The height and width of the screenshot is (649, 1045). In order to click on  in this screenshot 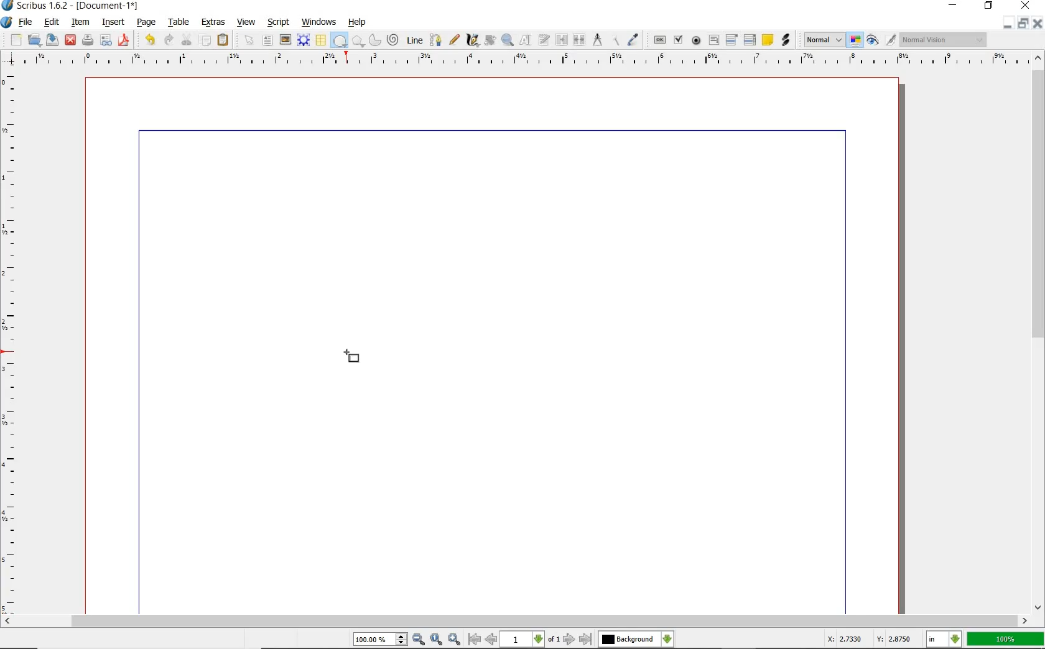, I will do `click(628, 639)`.